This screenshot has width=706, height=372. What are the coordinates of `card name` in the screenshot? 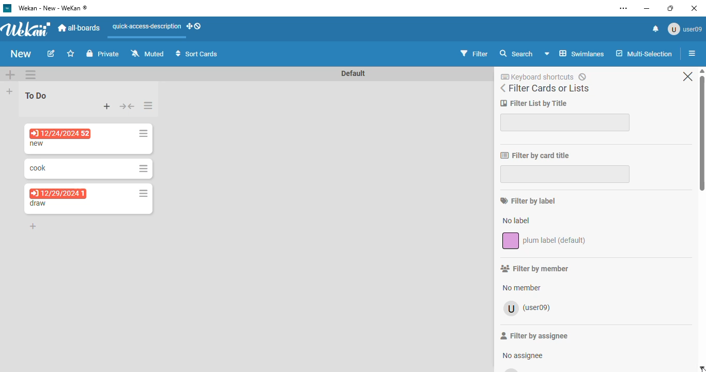 It's located at (38, 204).